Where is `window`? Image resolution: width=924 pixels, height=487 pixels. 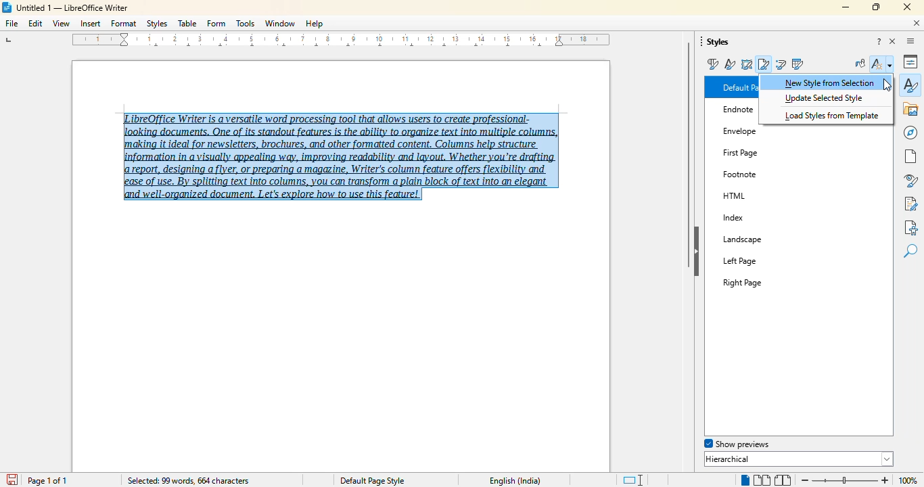 window is located at coordinates (281, 23).